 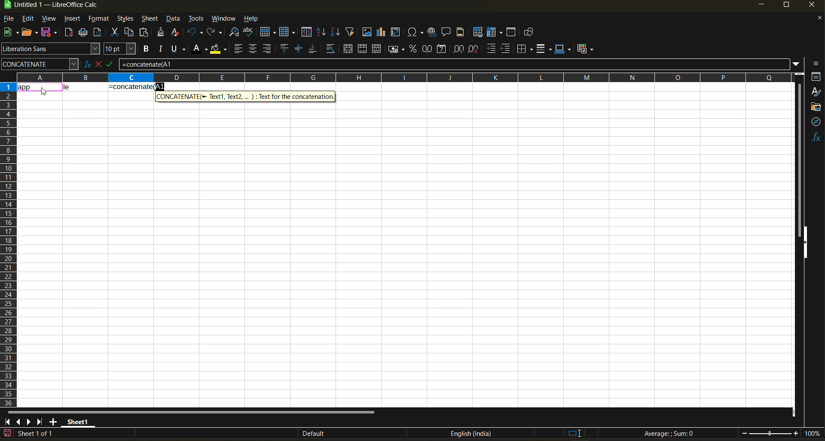 I want to click on horizontal scroll bar, so click(x=190, y=412).